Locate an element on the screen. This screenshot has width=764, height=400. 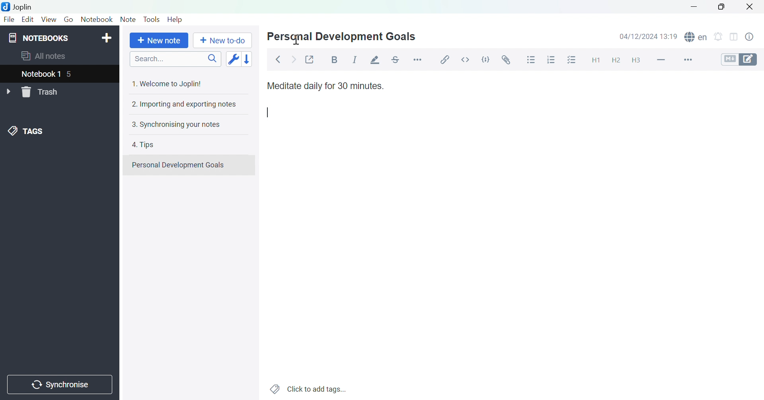
Tools is located at coordinates (152, 19).